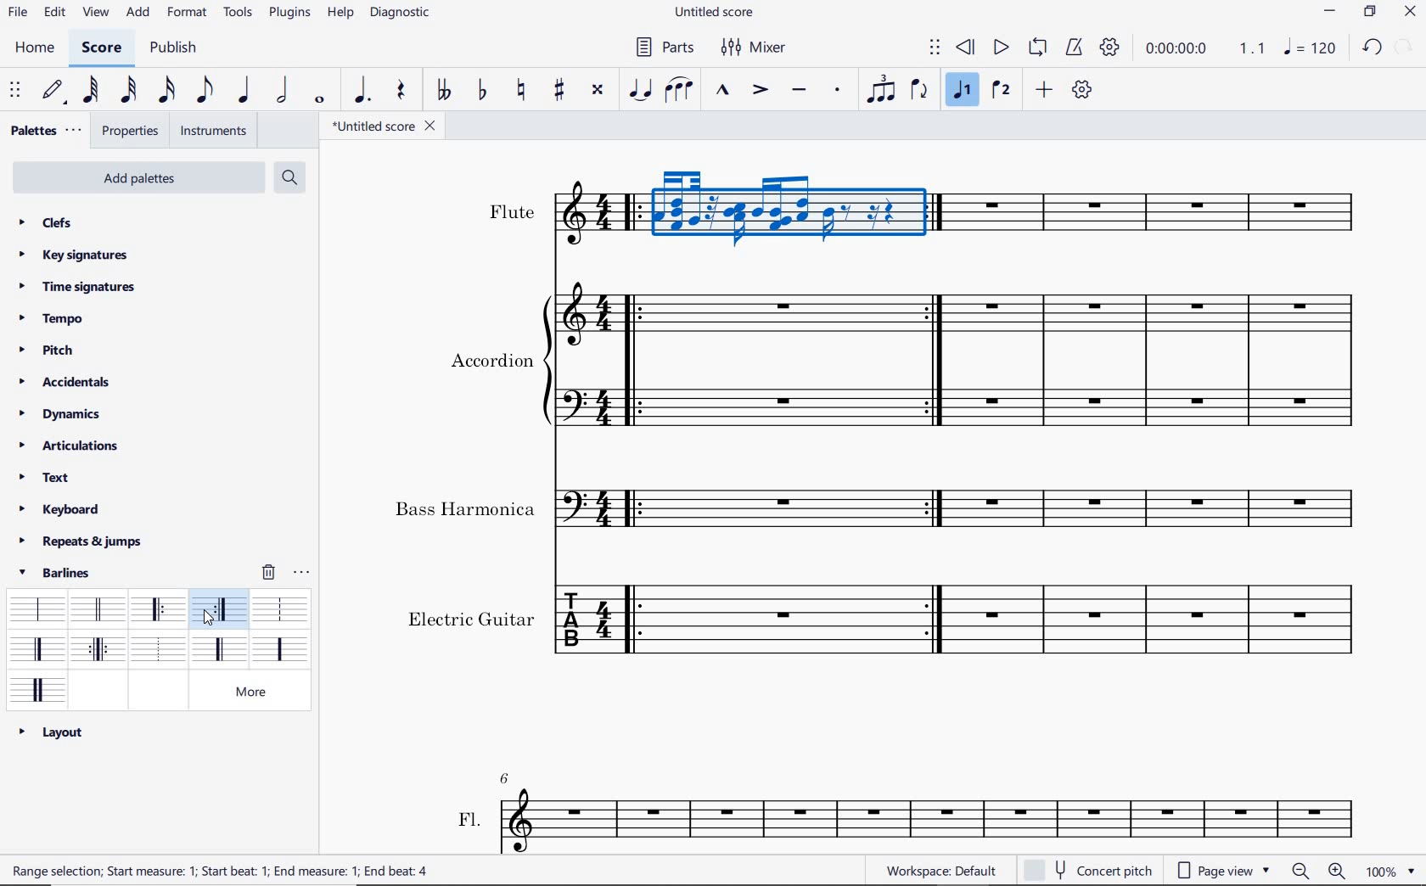 The height and width of the screenshot is (886, 1426). Describe the element at coordinates (1166, 212) in the screenshot. I see `Instrument: Electric guitar` at that location.